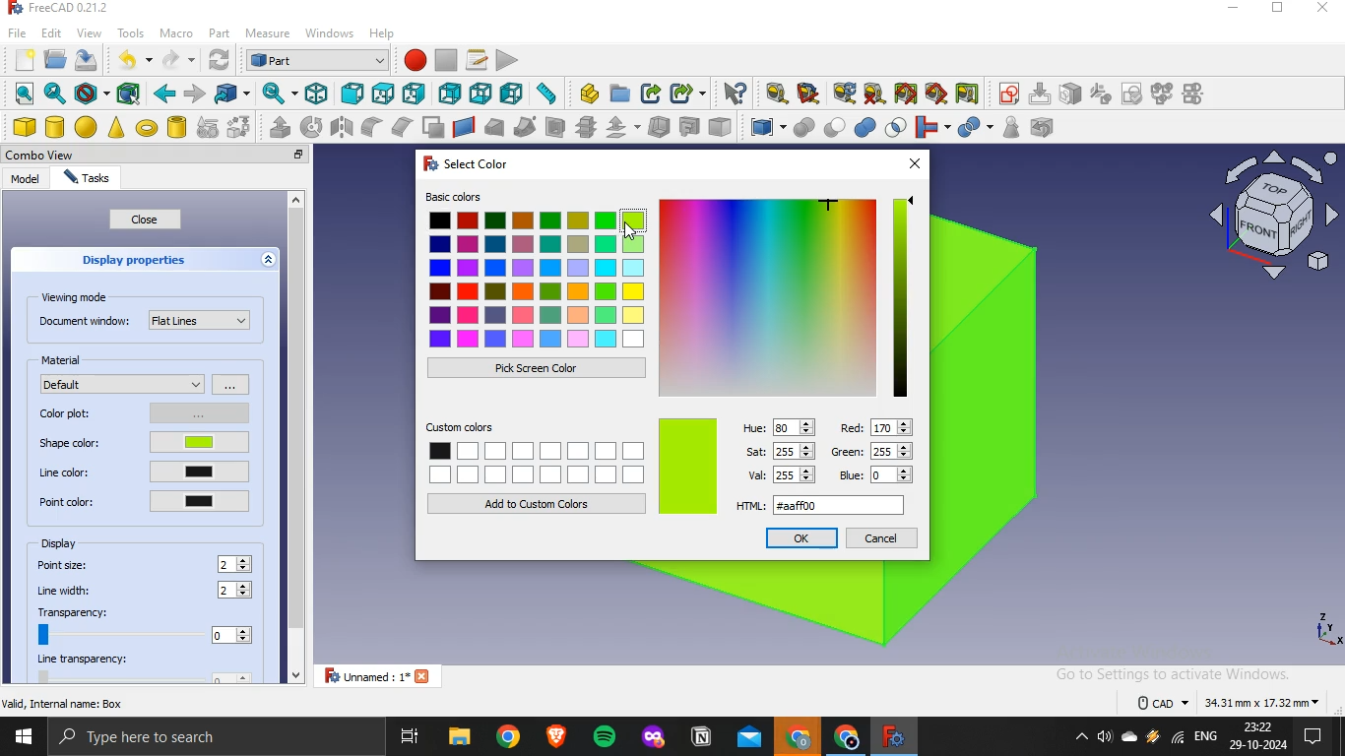 The height and width of the screenshot is (756, 1345). I want to click on image, so click(788, 295).